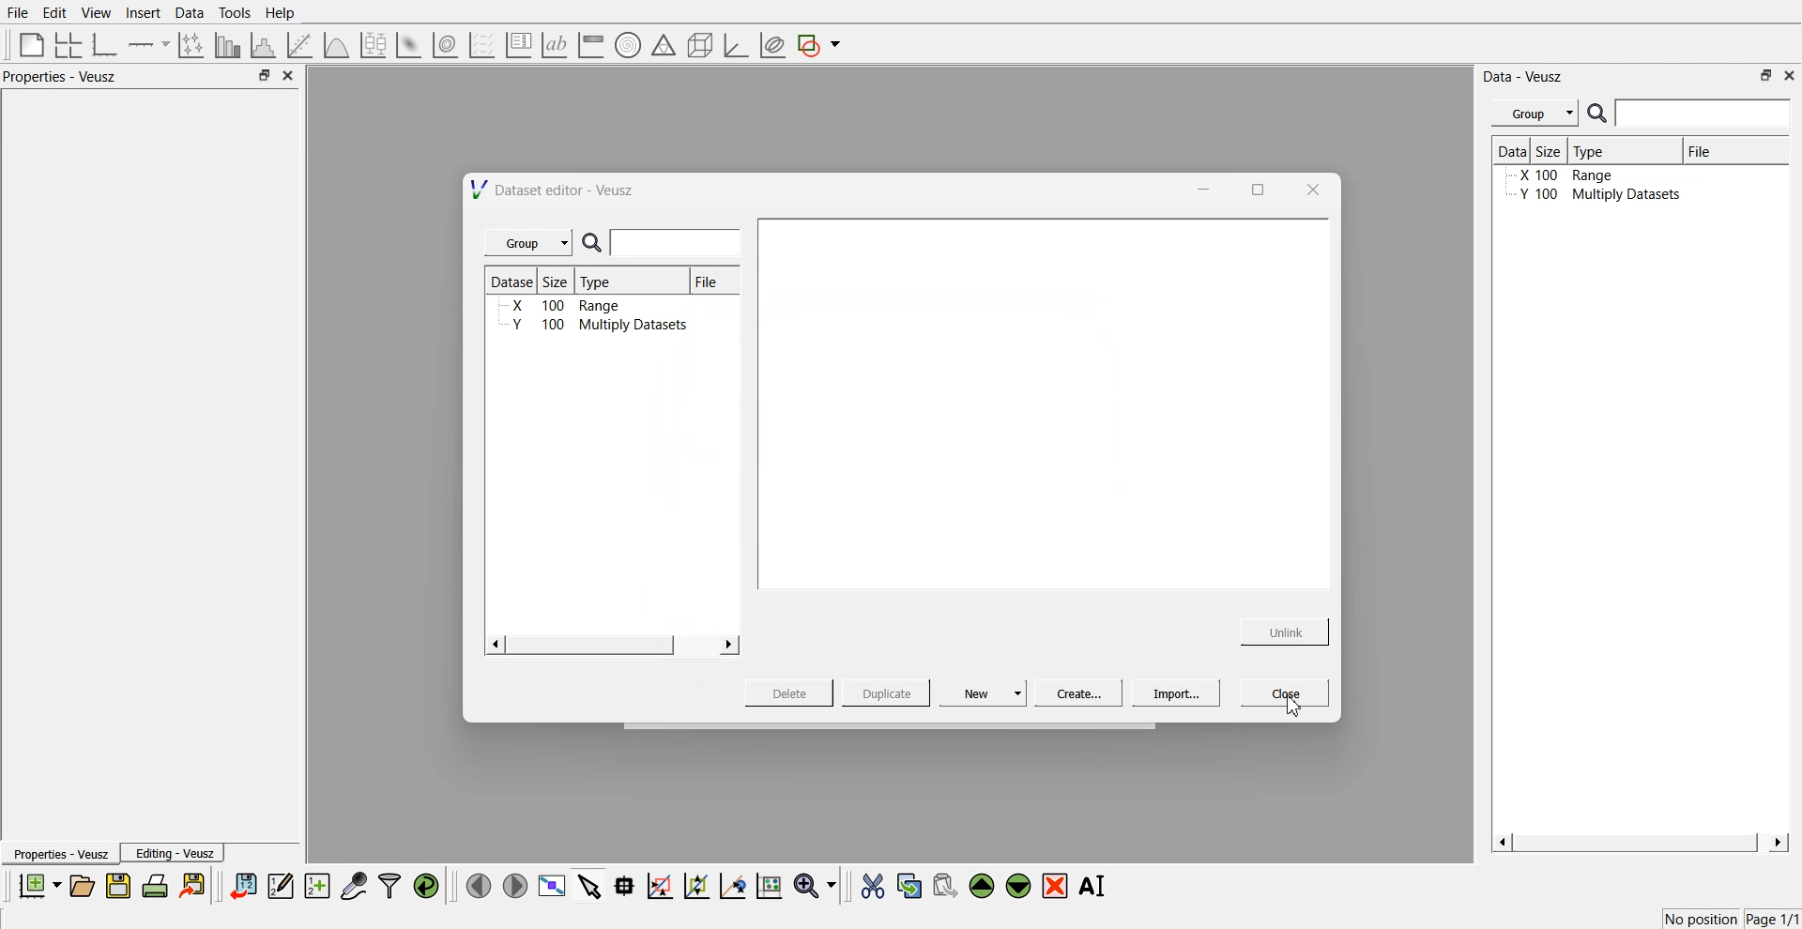 The image size is (1802, 929). What do you see at coordinates (588, 326) in the screenshot?
I see `Y 100 Multiply Datasets` at bounding box center [588, 326].